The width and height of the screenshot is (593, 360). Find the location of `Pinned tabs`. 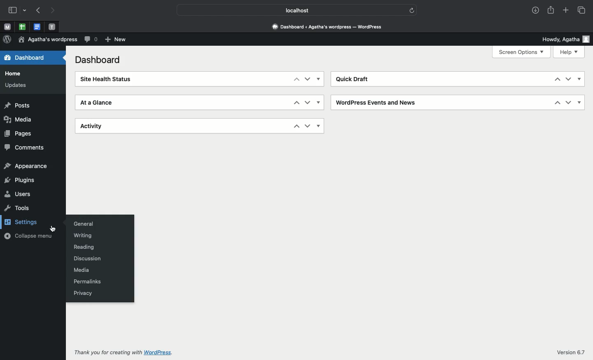

Pinned tabs is located at coordinates (23, 26).